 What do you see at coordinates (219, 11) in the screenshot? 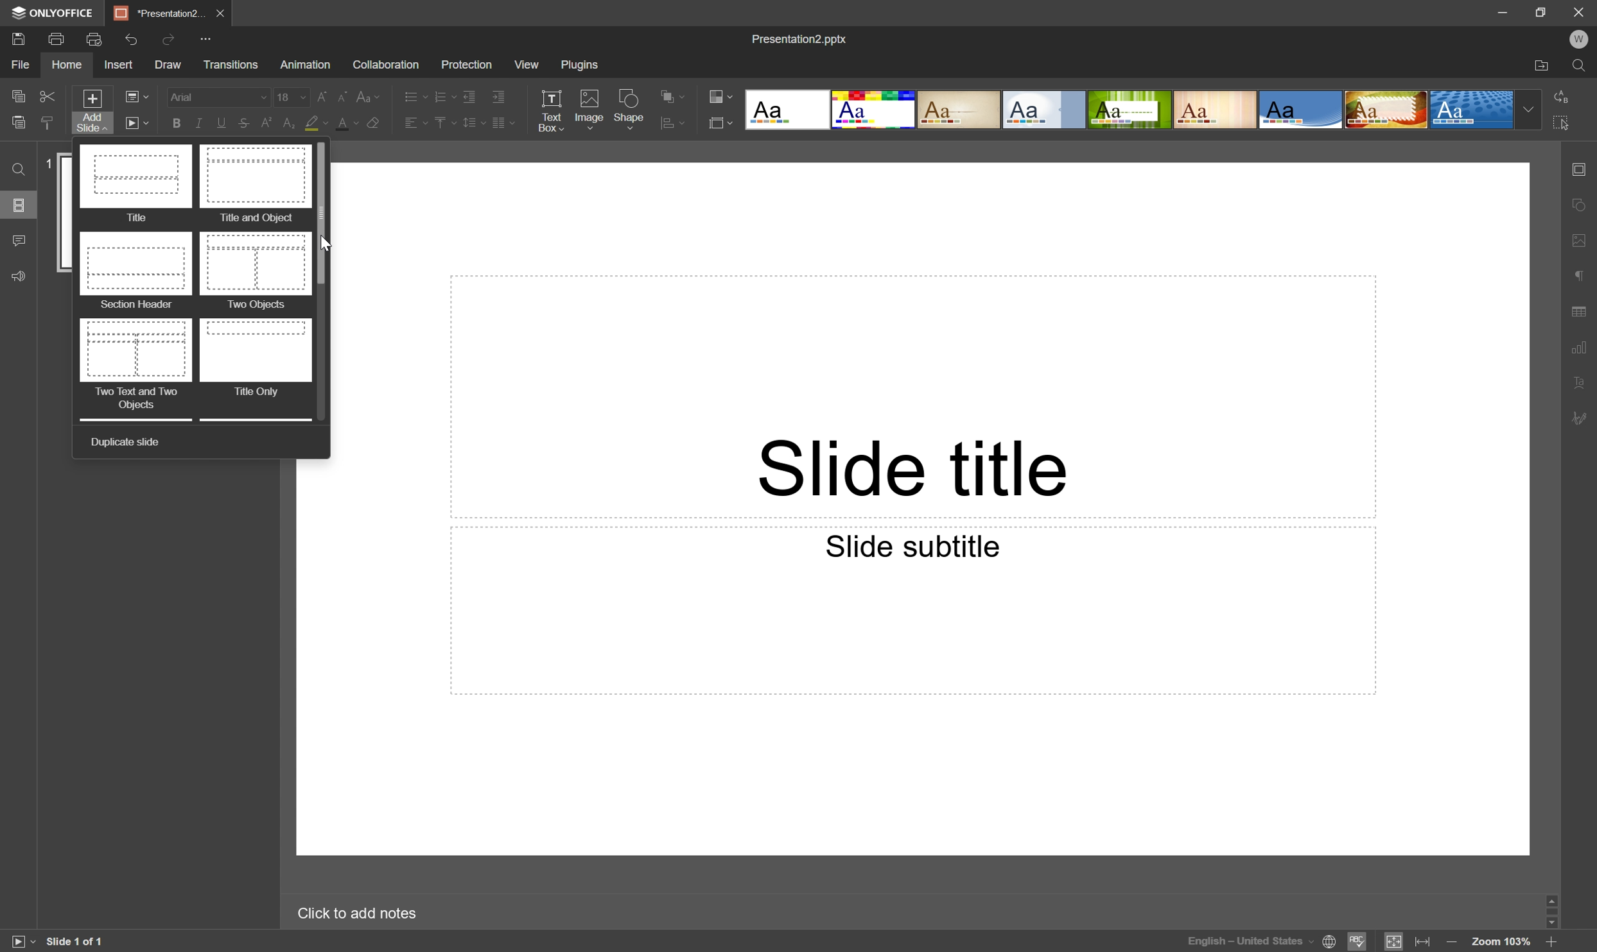
I see `Close` at bounding box center [219, 11].